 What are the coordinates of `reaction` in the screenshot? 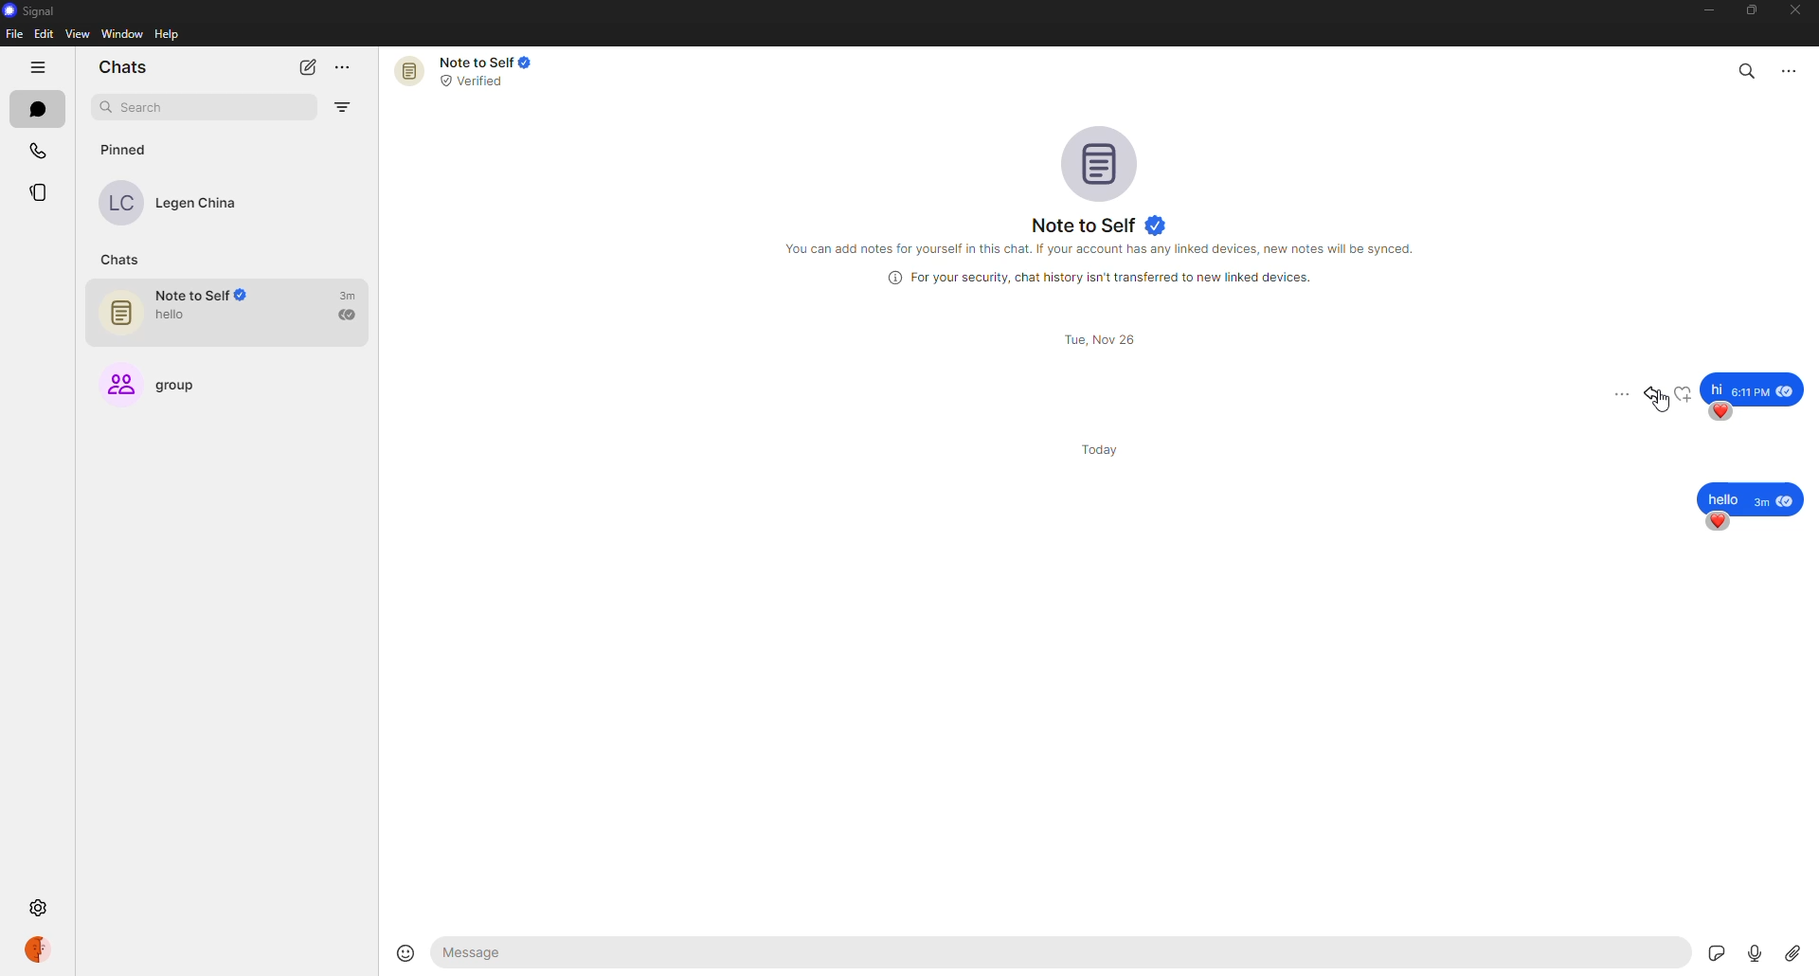 It's located at (1682, 393).